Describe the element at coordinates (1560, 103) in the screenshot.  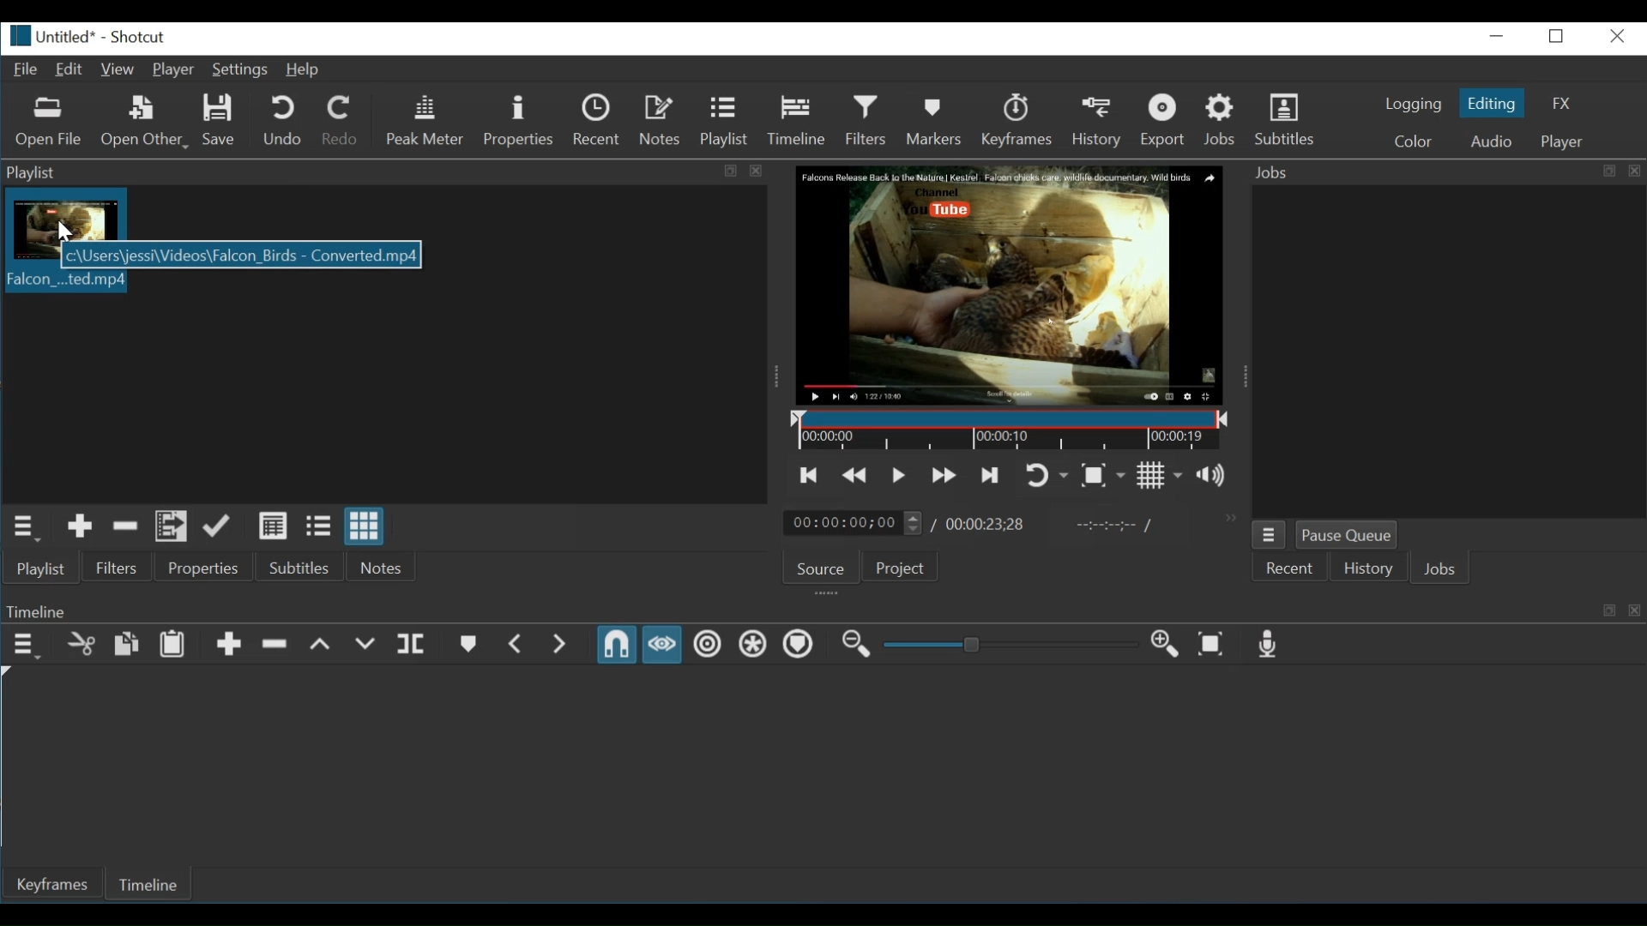
I see `FX` at that location.